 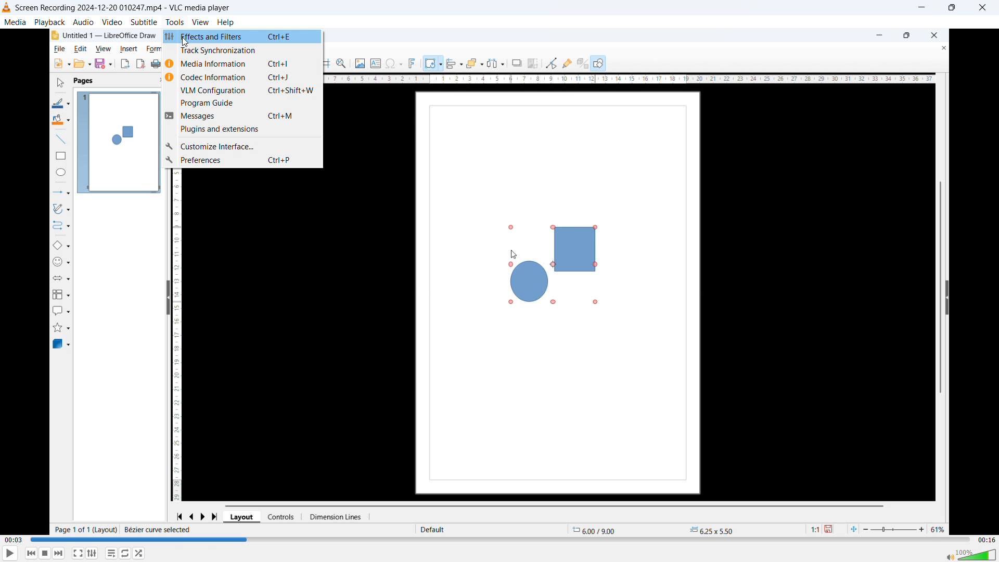 What do you see at coordinates (30, 553) in the screenshot?
I see `Backward or previous media ` at bounding box center [30, 553].